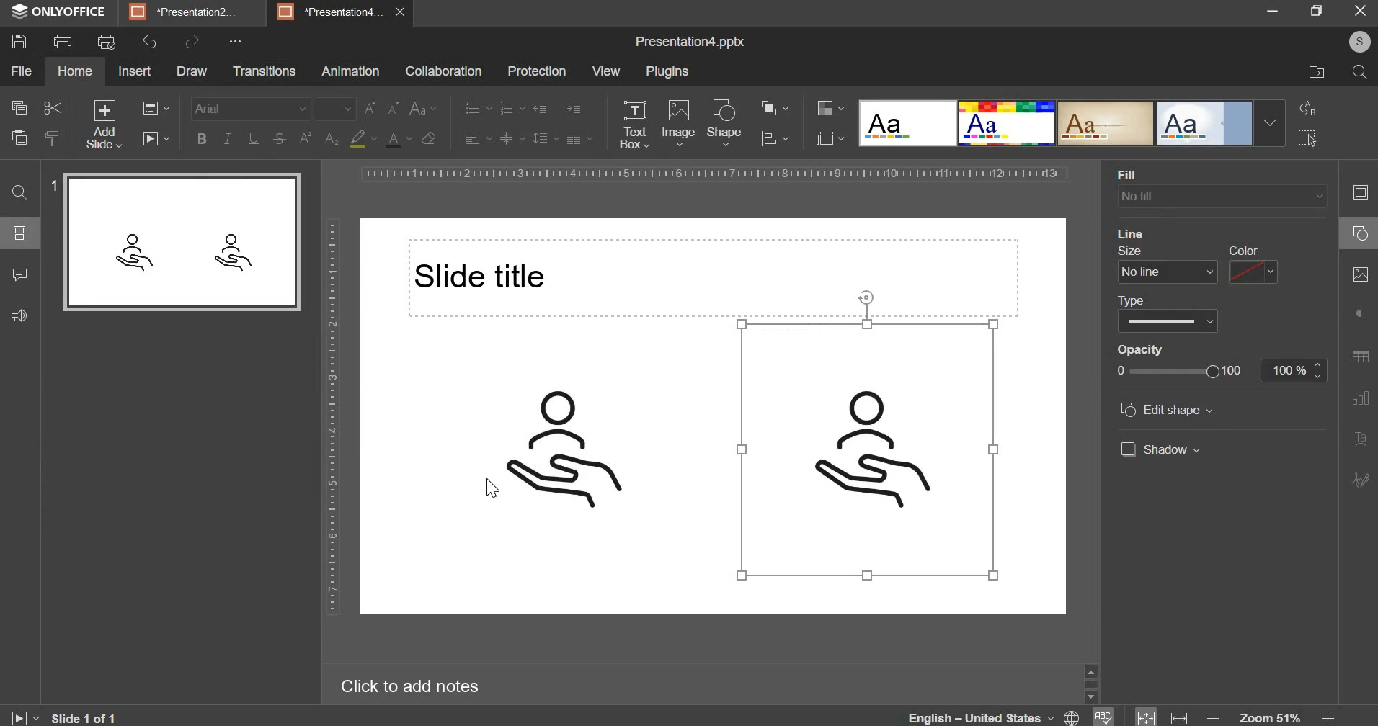 This screenshot has width=1378, height=726. Describe the element at coordinates (351, 72) in the screenshot. I see `animation` at that location.